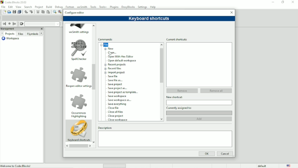 The width and height of the screenshot is (298, 168). I want to click on Current shortcuts, so click(199, 39).